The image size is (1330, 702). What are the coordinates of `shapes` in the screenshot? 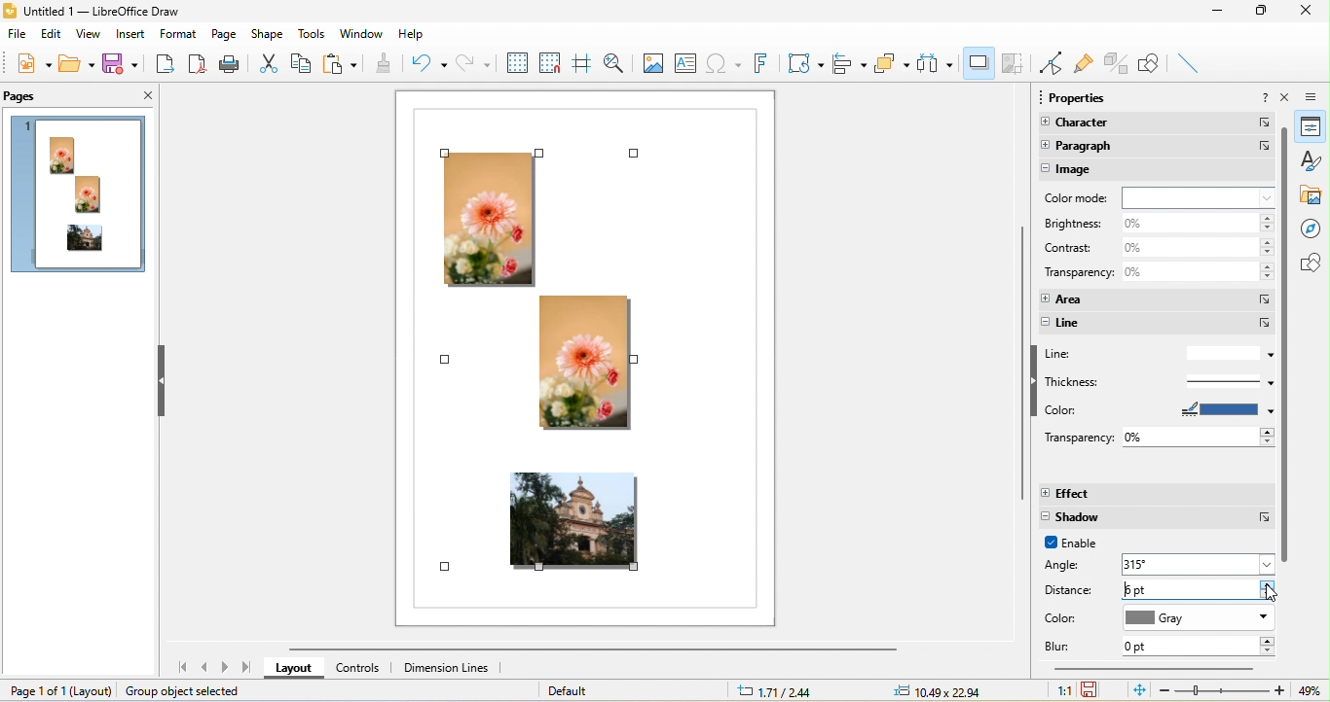 It's located at (1315, 263).